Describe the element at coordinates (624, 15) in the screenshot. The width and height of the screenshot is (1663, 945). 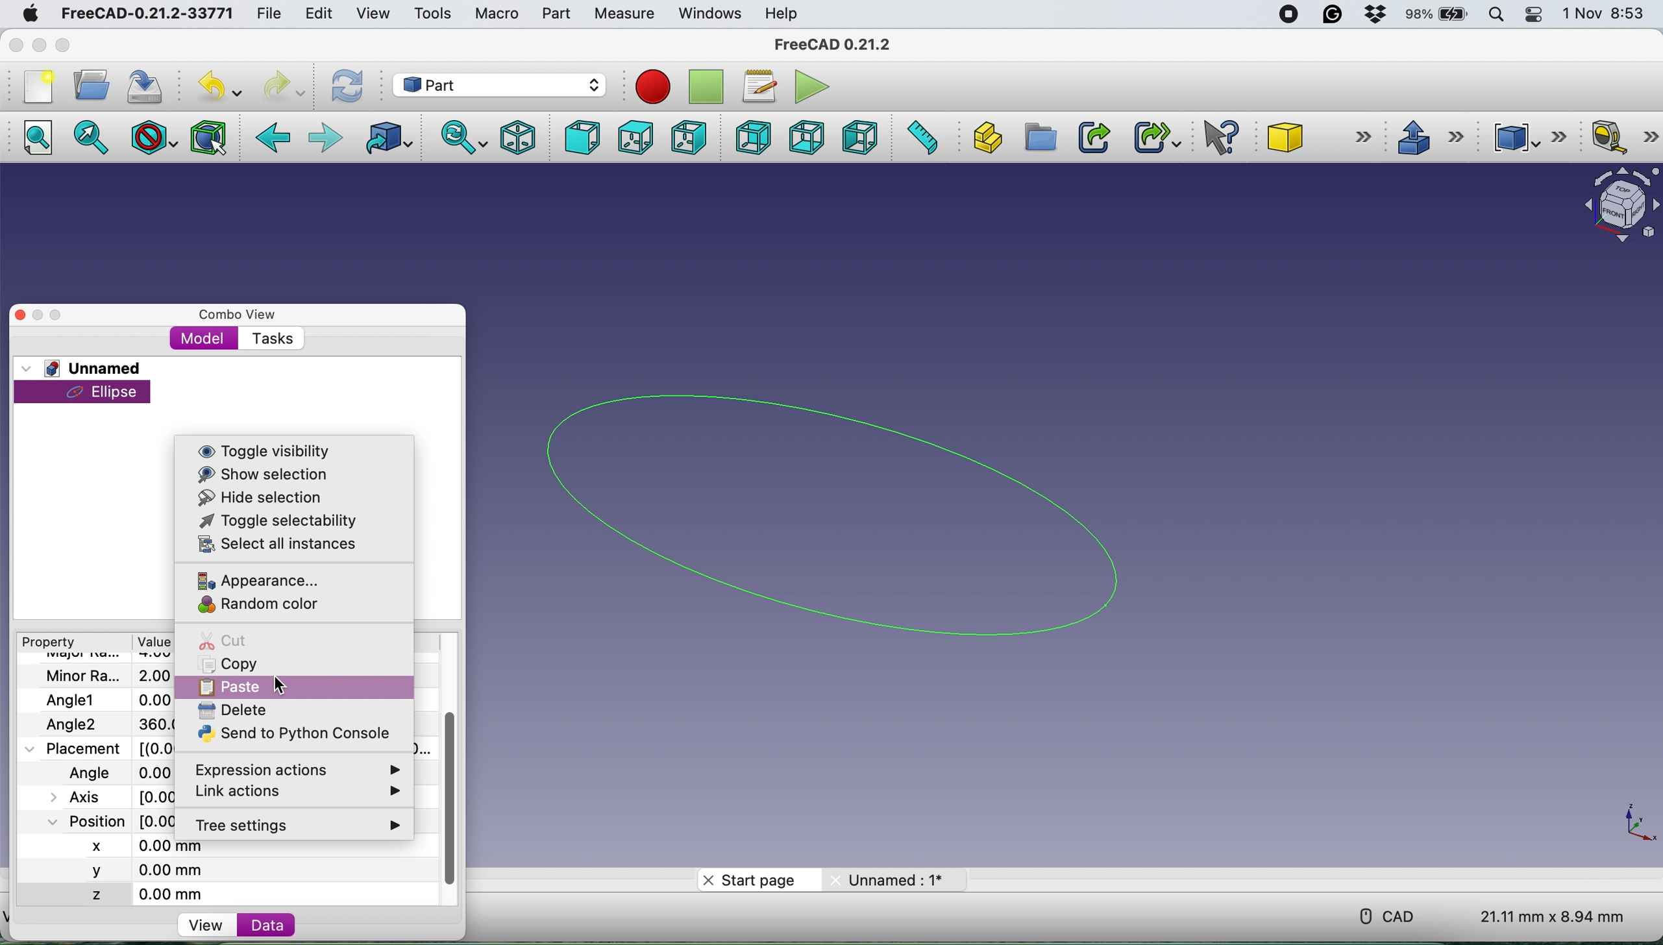
I see `measure` at that location.